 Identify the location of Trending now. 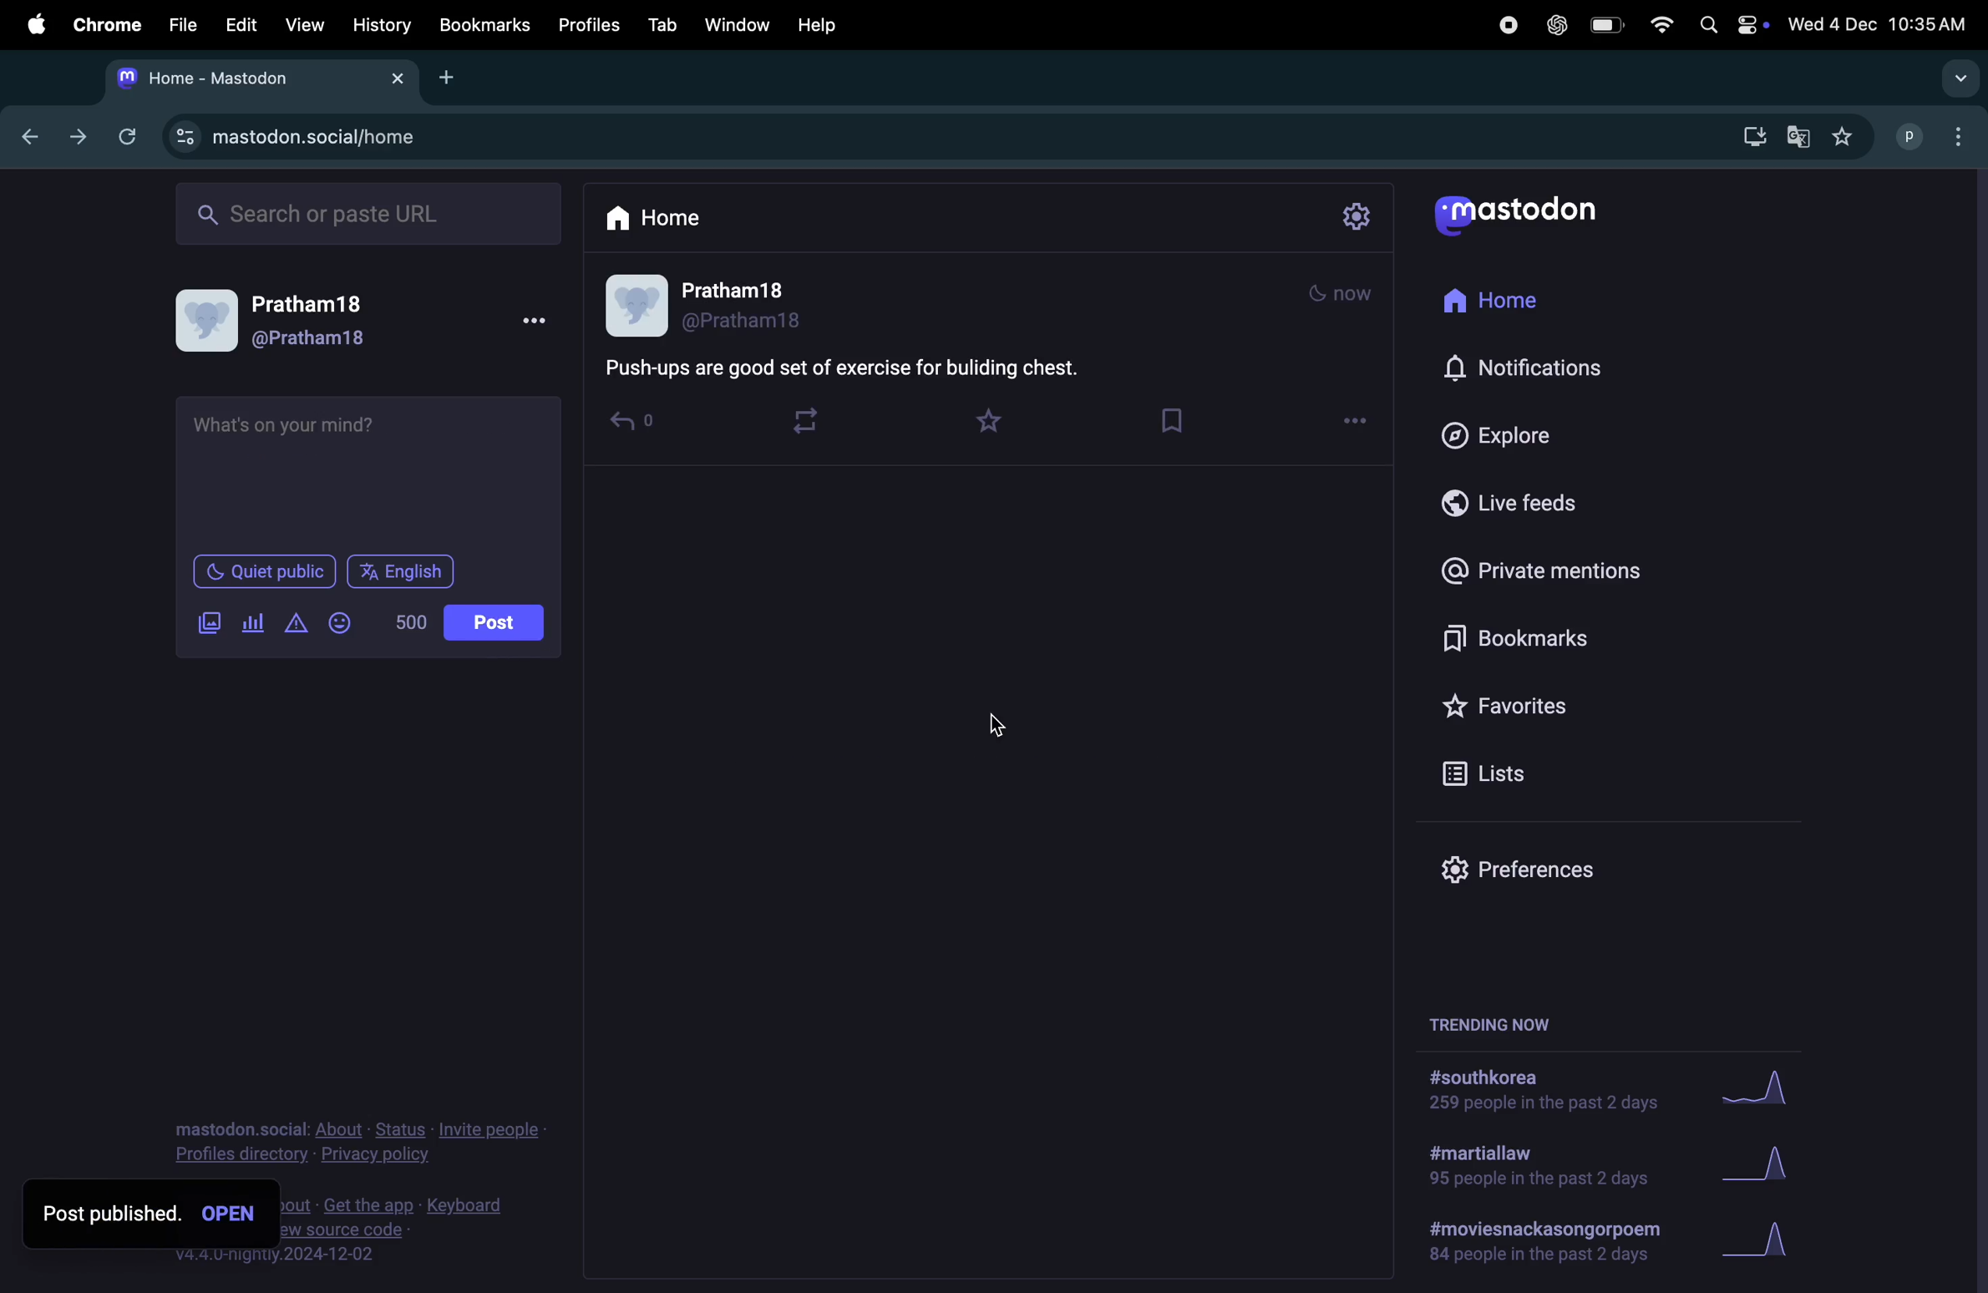
(1500, 1019).